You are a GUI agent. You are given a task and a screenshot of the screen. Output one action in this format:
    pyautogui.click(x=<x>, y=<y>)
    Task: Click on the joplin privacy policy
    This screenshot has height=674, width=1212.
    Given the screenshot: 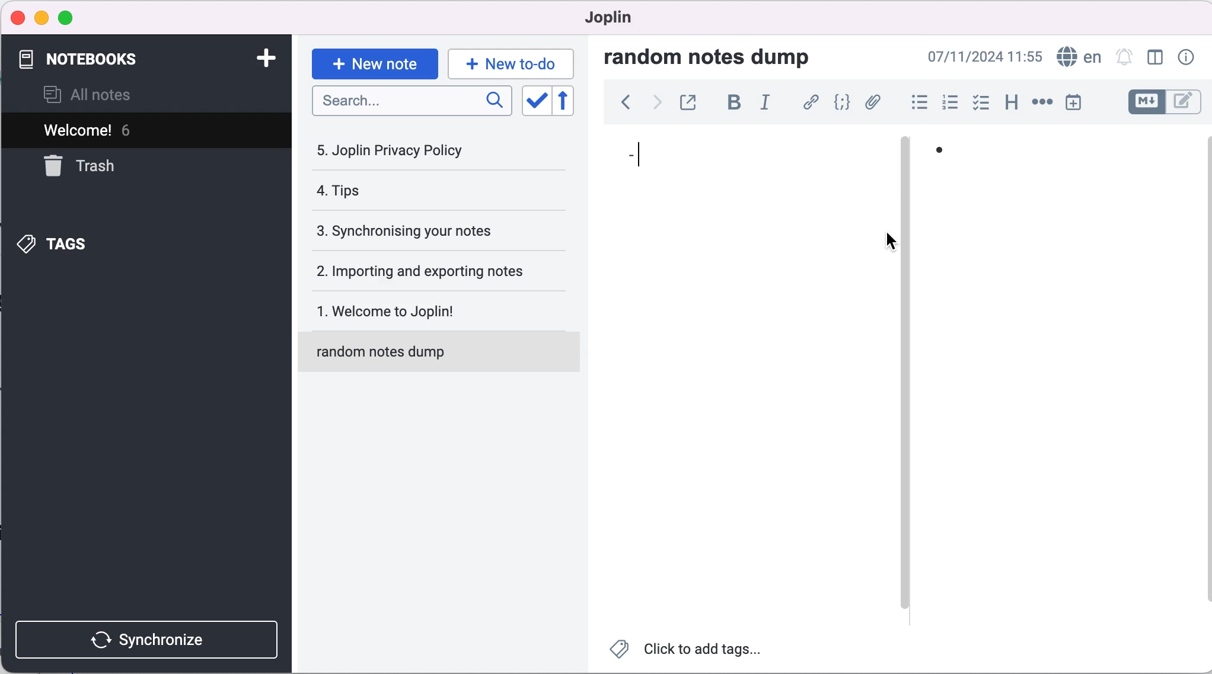 What is the action you would take?
    pyautogui.click(x=404, y=150)
    